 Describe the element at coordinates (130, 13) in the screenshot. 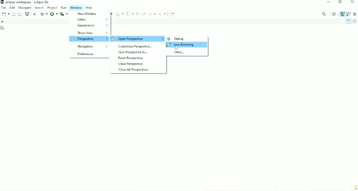

I see `Previous Annotation` at that location.